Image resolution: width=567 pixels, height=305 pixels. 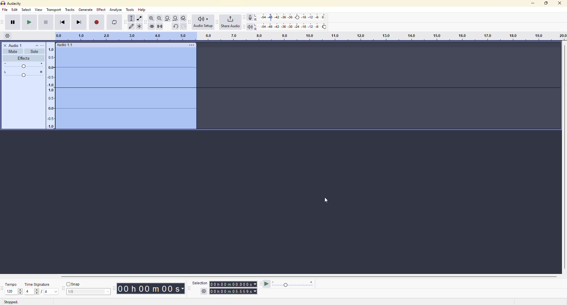 I want to click on mute, so click(x=12, y=51).